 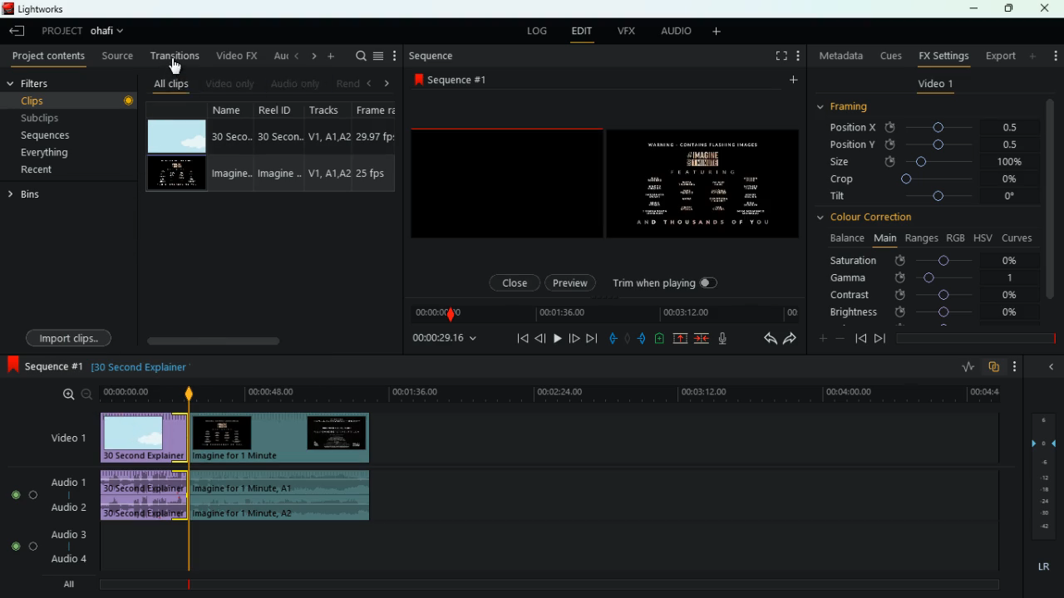 What do you see at coordinates (928, 260) in the screenshot?
I see `saturation` at bounding box center [928, 260].